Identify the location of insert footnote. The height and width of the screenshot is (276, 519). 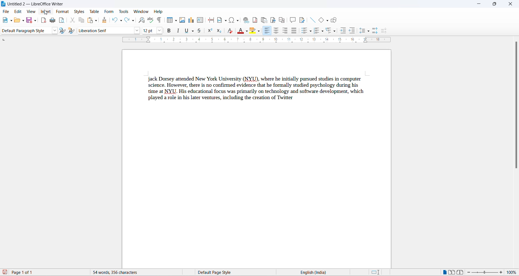
(254, 20).